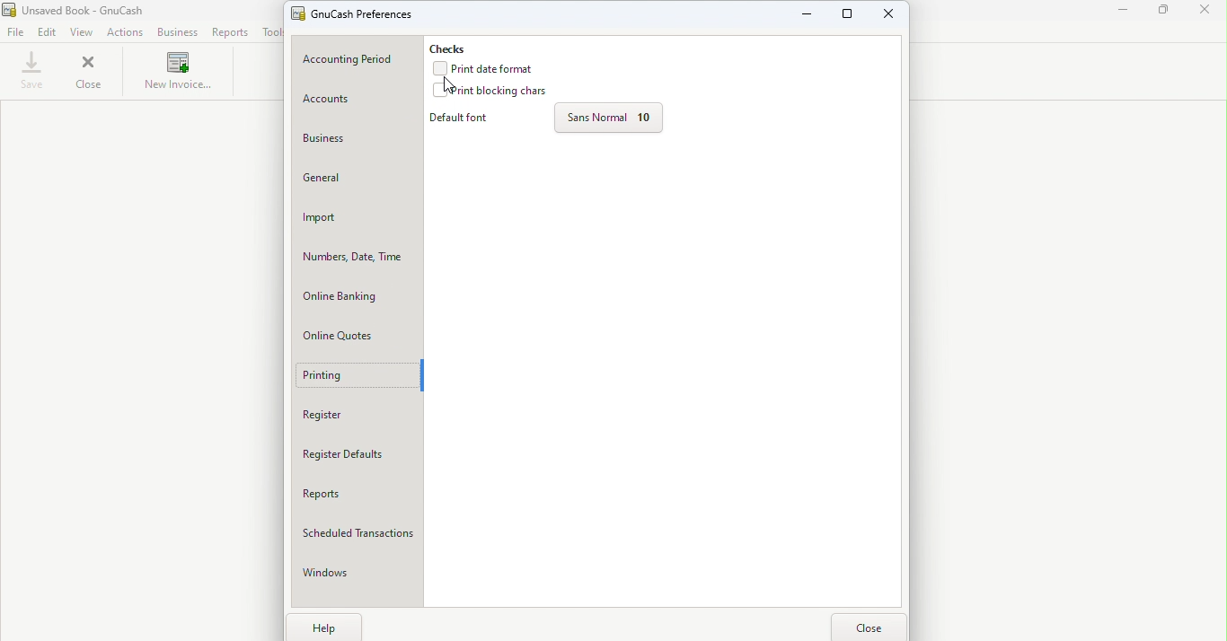 Image resolution: width=1227 pixels, height=641 pixels. Describe the element at coordinates (364, 13) in the screenshot. I see `GnuCash prreferences` at that location.